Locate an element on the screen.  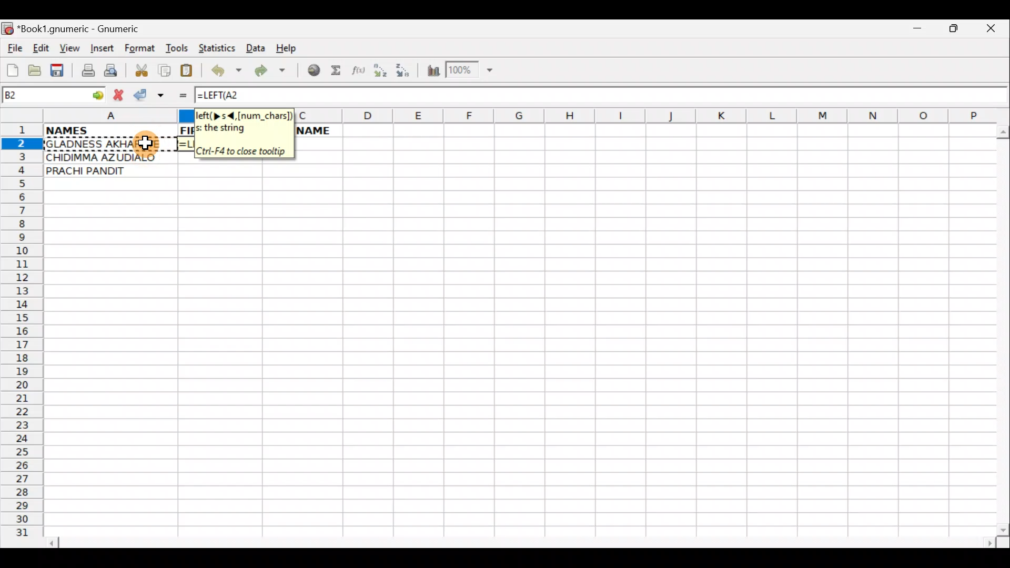
go to is located at coordinates (97, 94).